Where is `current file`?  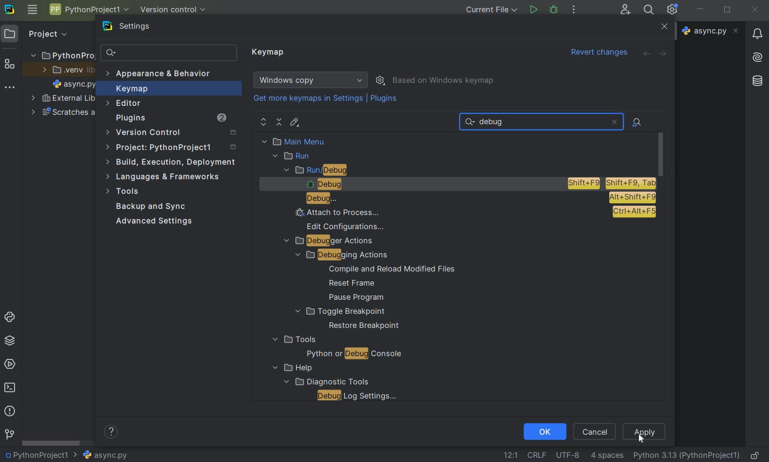
current file is located at coordinates (492, 9).